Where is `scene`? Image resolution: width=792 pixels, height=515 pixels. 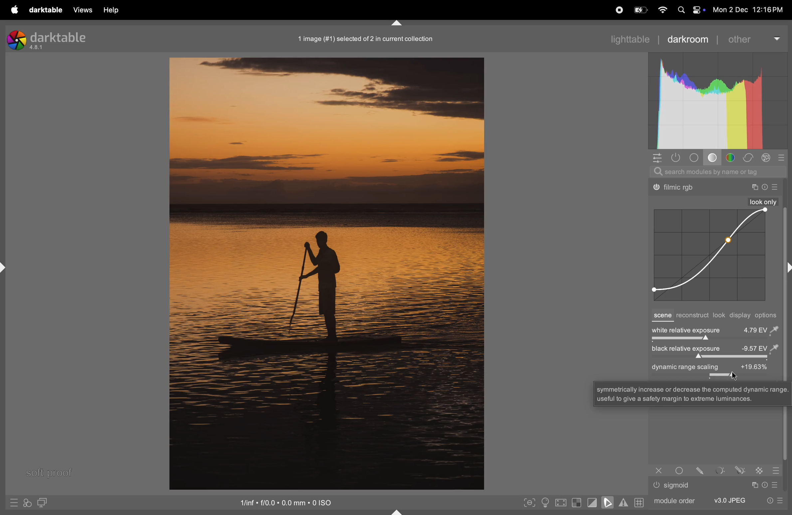
scene is located at coordinates (662, 316).